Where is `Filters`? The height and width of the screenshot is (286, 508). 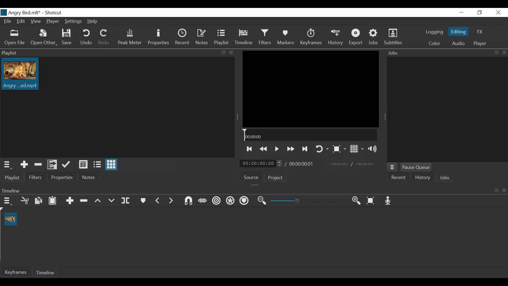
Filters is located at coordinates (265, 37).